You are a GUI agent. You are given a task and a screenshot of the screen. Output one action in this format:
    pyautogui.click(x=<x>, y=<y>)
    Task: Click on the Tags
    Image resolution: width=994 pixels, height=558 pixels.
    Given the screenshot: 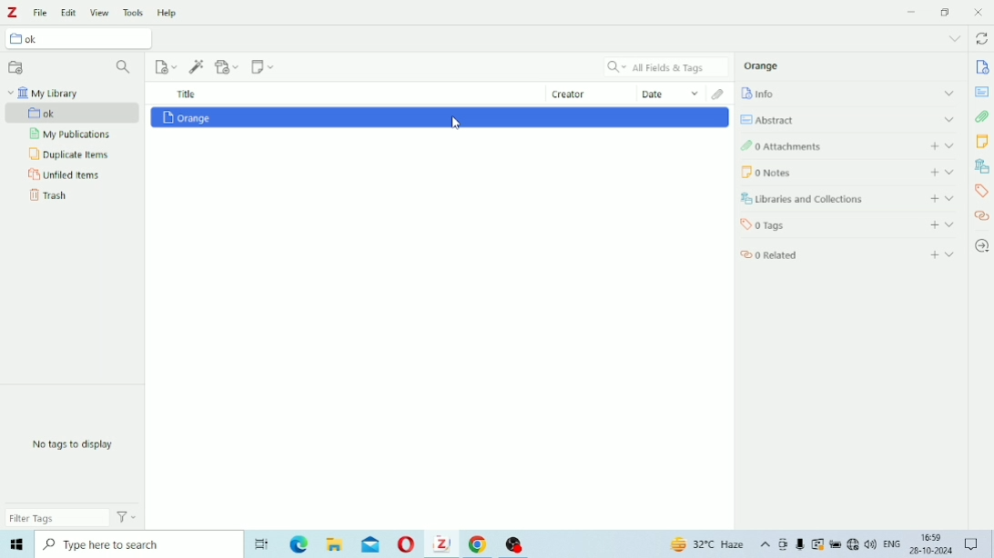 What is the action you would take?
    pyautogui.click(x=848, y=224)
    